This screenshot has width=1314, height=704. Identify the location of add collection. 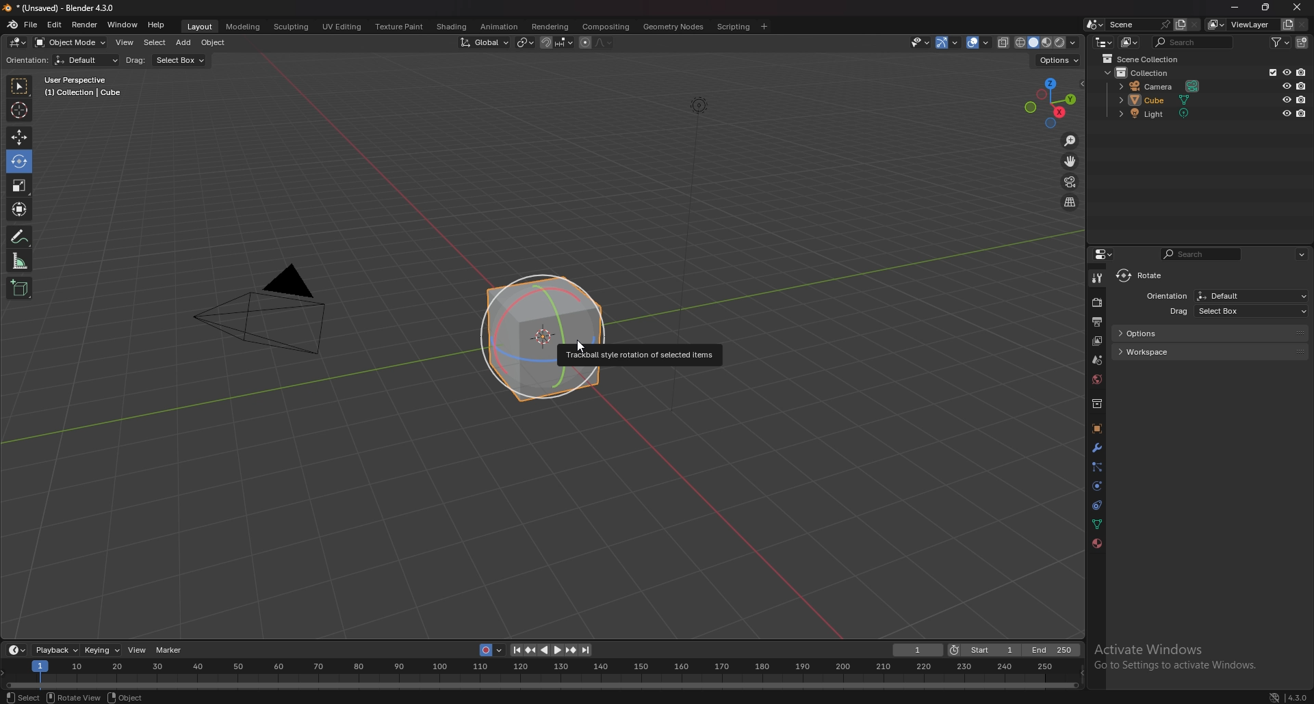
(1302, 42).